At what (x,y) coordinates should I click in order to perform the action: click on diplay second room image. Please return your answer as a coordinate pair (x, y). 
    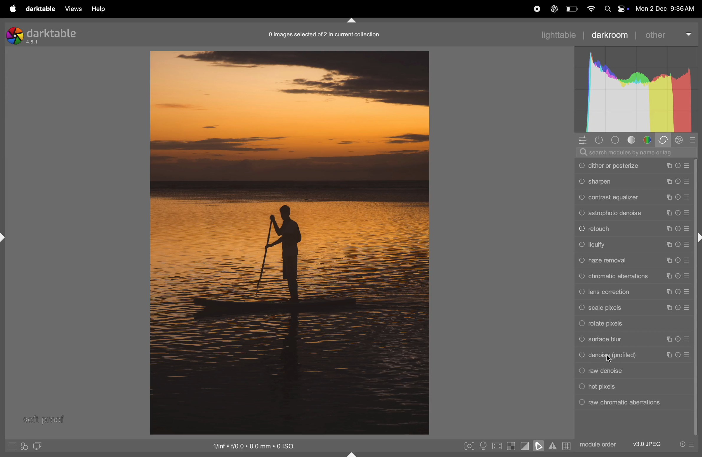
    Looking at the image, I should click on (40, 447).